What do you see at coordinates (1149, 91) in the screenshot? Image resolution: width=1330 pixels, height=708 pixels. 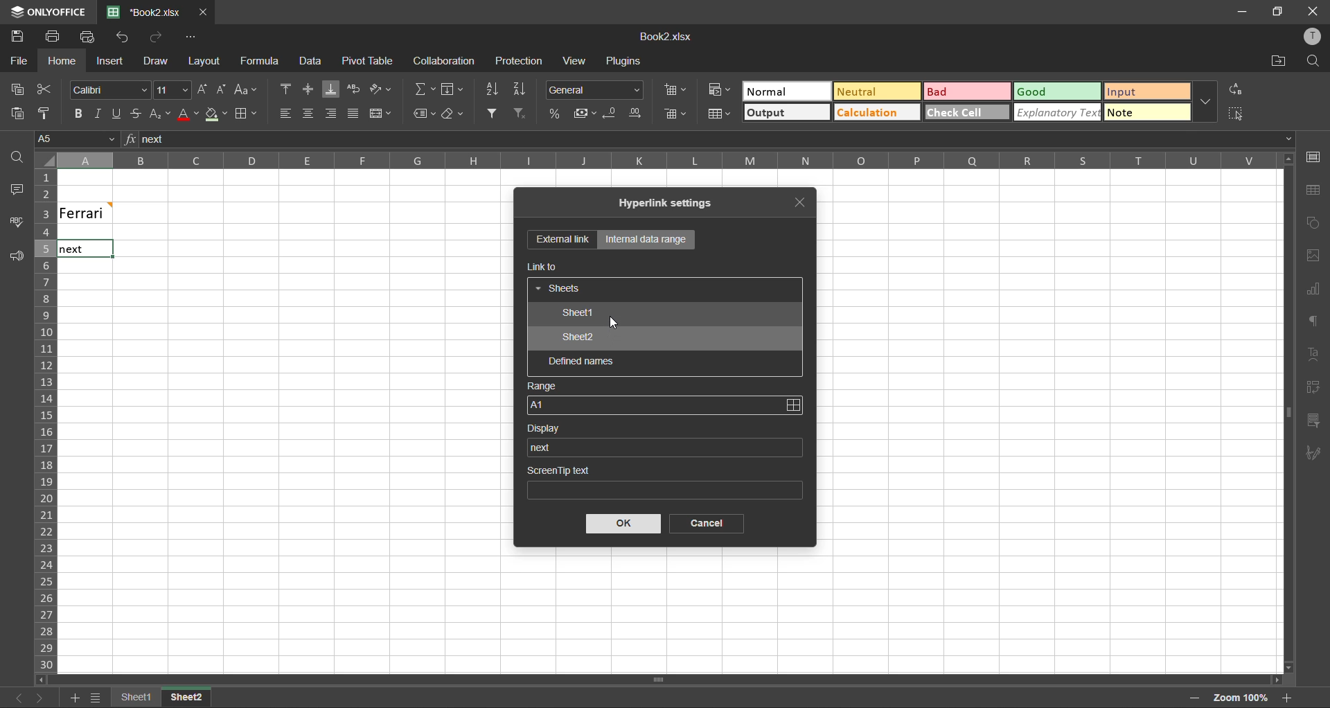 I see `input` at bounding box center [1149, 91].